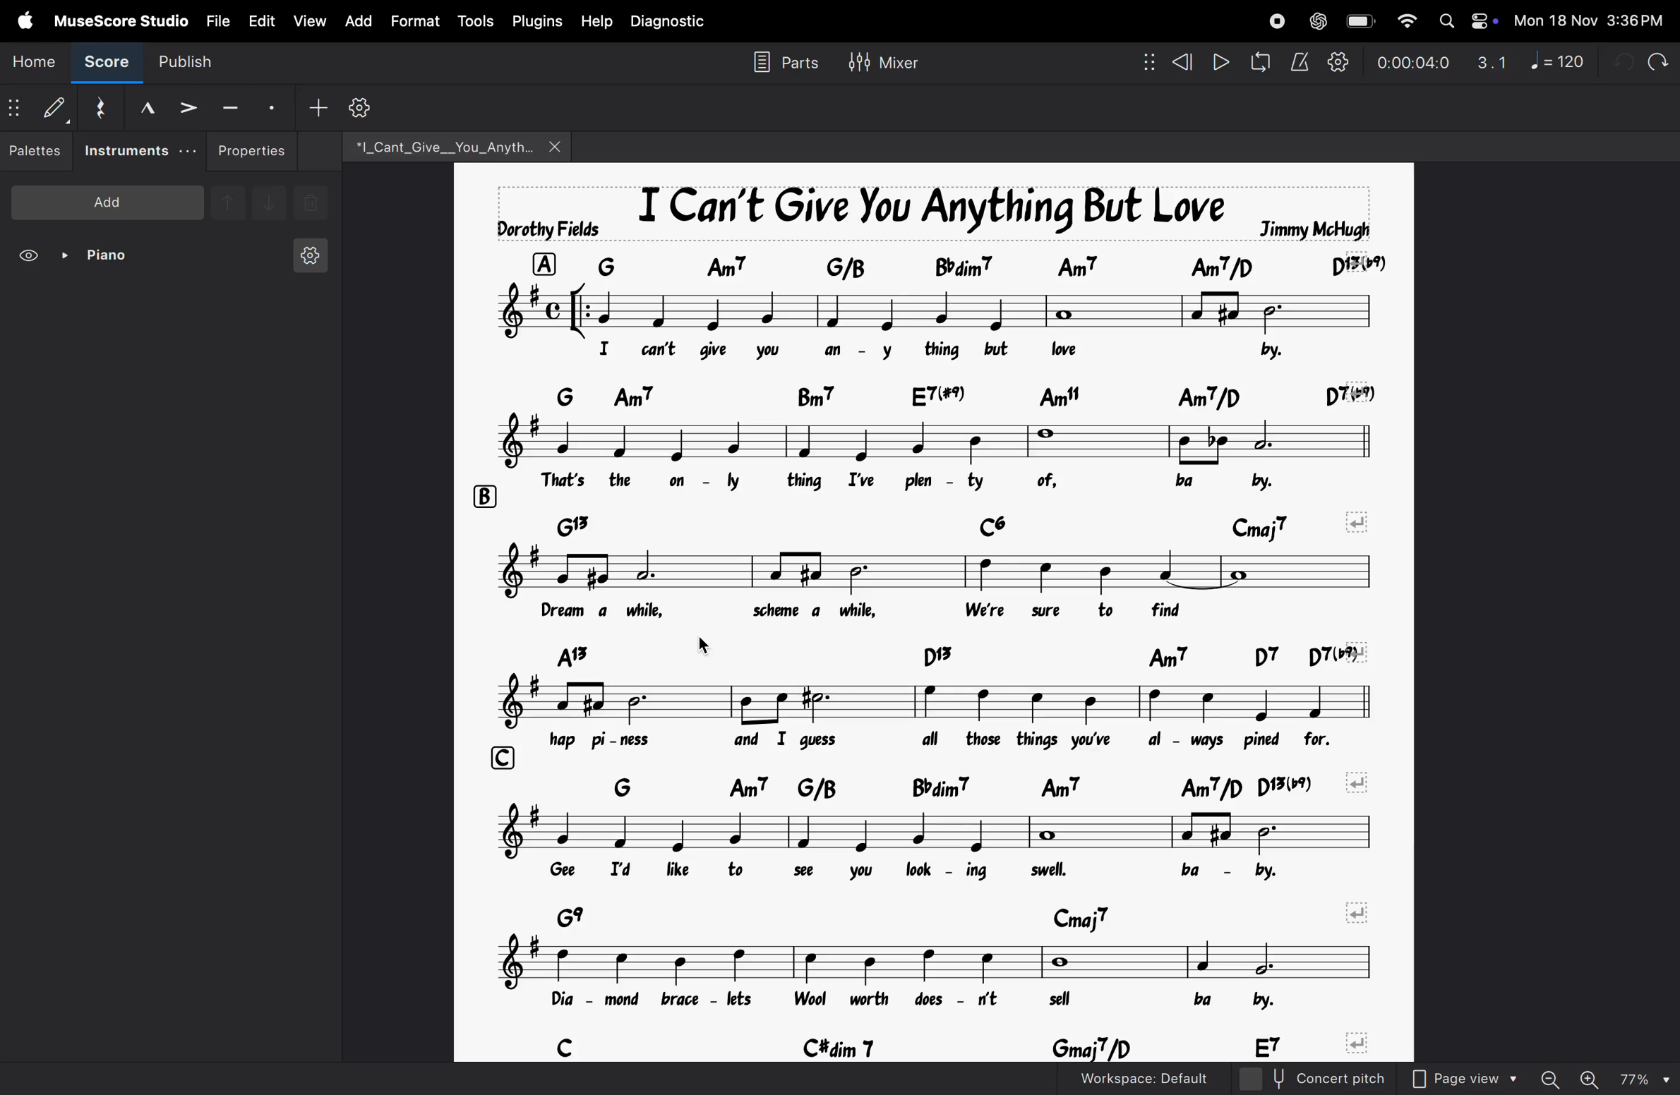 Image resolution: width=1680 pixels, height=1095 pixels. Describe the element at coordinates (484, 495) in the screenshot. I see `row` at that location.